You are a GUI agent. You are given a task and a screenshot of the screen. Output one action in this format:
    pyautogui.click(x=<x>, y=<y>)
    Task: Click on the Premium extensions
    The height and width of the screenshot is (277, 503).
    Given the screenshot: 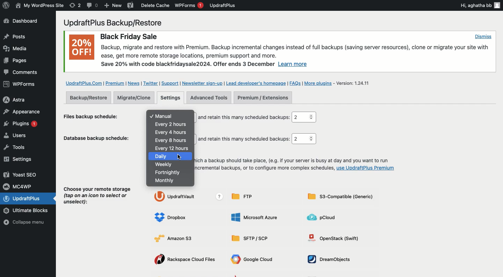 What is the action you would take?
    pyautogui.click(x=263, y=98)
    